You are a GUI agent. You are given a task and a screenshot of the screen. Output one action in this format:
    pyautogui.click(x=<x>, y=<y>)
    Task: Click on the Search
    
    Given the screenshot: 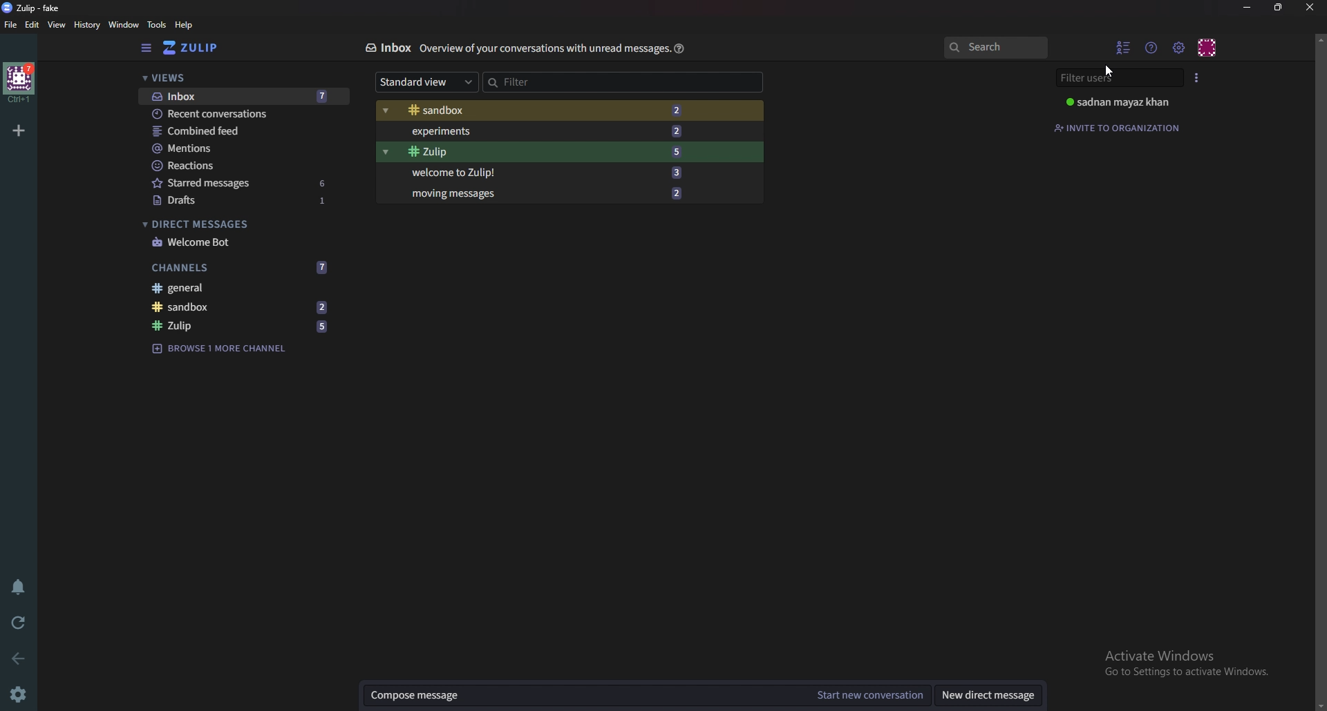 What is the action you would take?
    pyautogui.click(x=995, y=48)
    